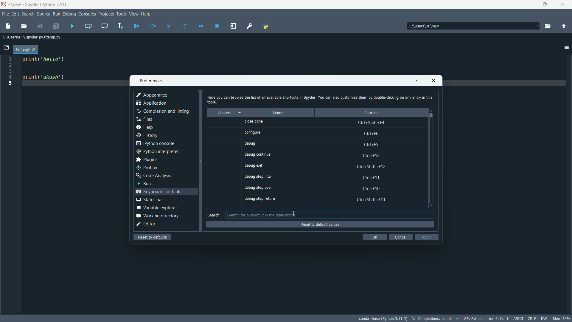 The width and height of the screenshot is (572, 322). Describe the element at coordinates (157, 151) in the screenshot. I see `python interpreter ` at that location.